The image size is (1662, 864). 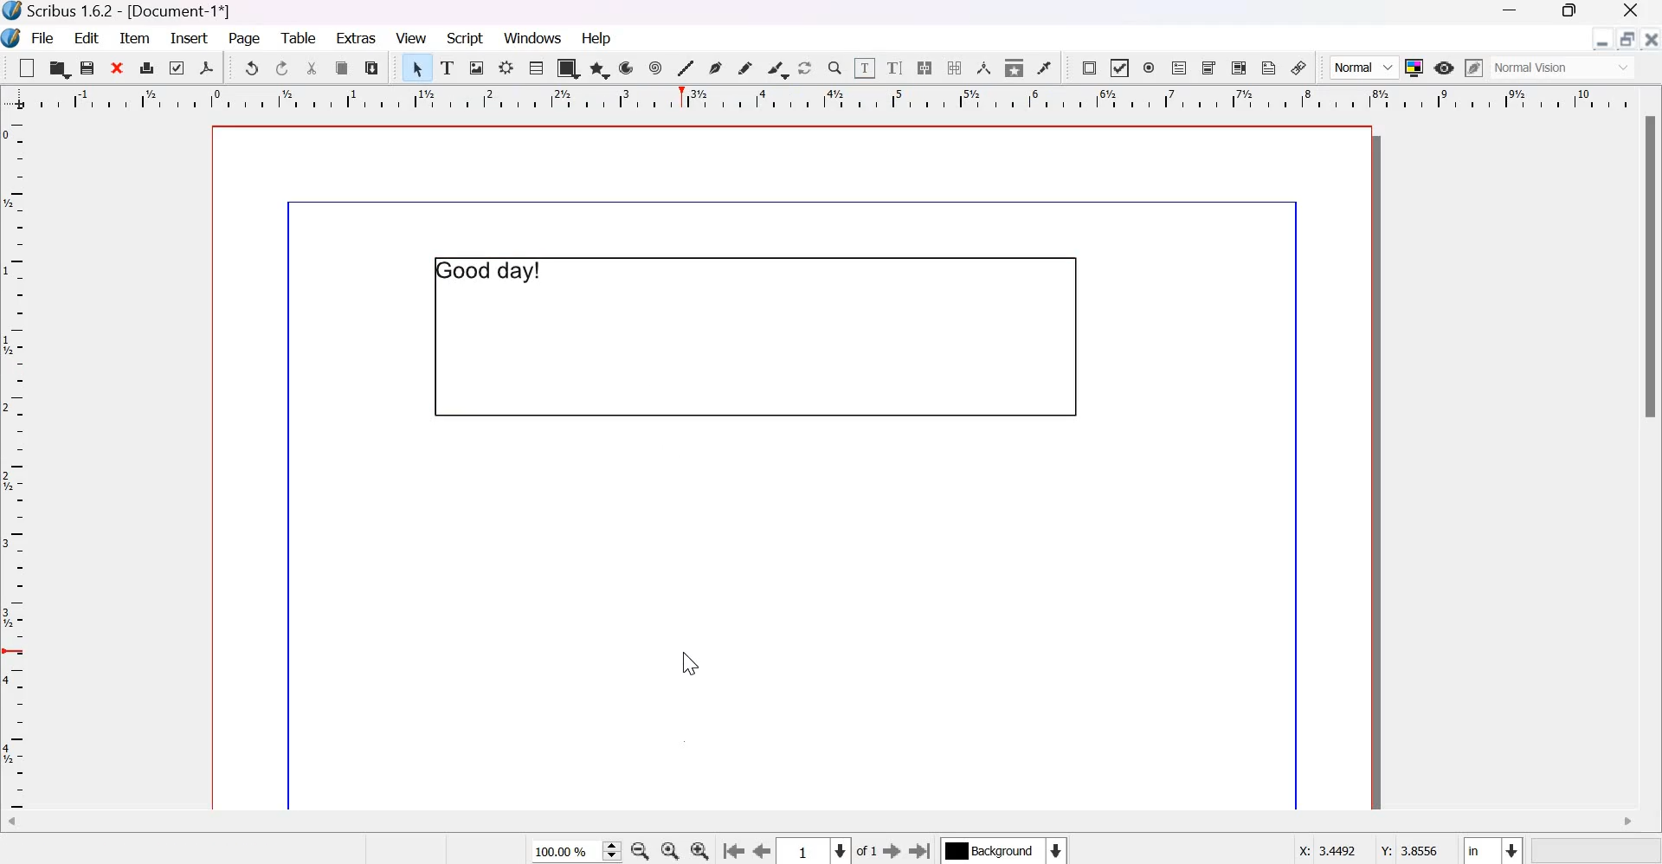 What do you see at coordinates (1563, 13) in the screenshot?
I see `Maximize` at bounding box center [1563, 13].